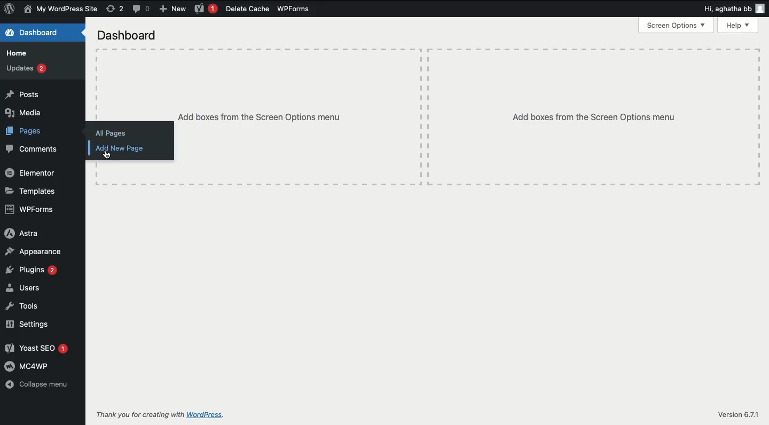 This screenshot has width=769, height=425. Describe the element at coordinates (27, 324) in the screenshot. I see `Settings` at that location.